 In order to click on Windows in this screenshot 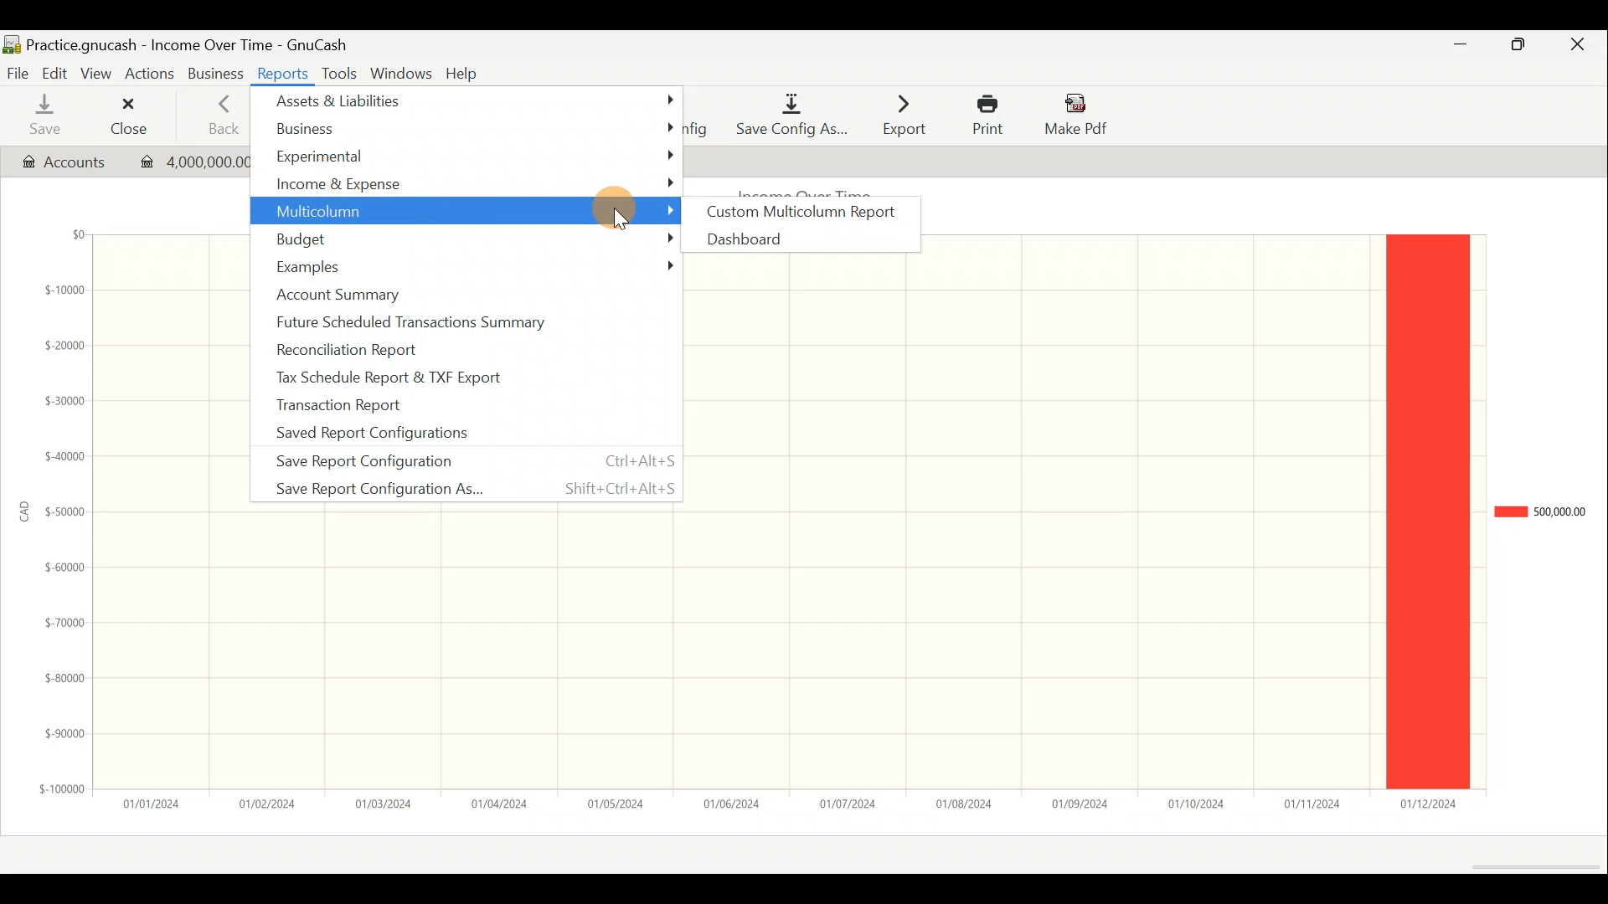, I will do `click(401, 73)`.